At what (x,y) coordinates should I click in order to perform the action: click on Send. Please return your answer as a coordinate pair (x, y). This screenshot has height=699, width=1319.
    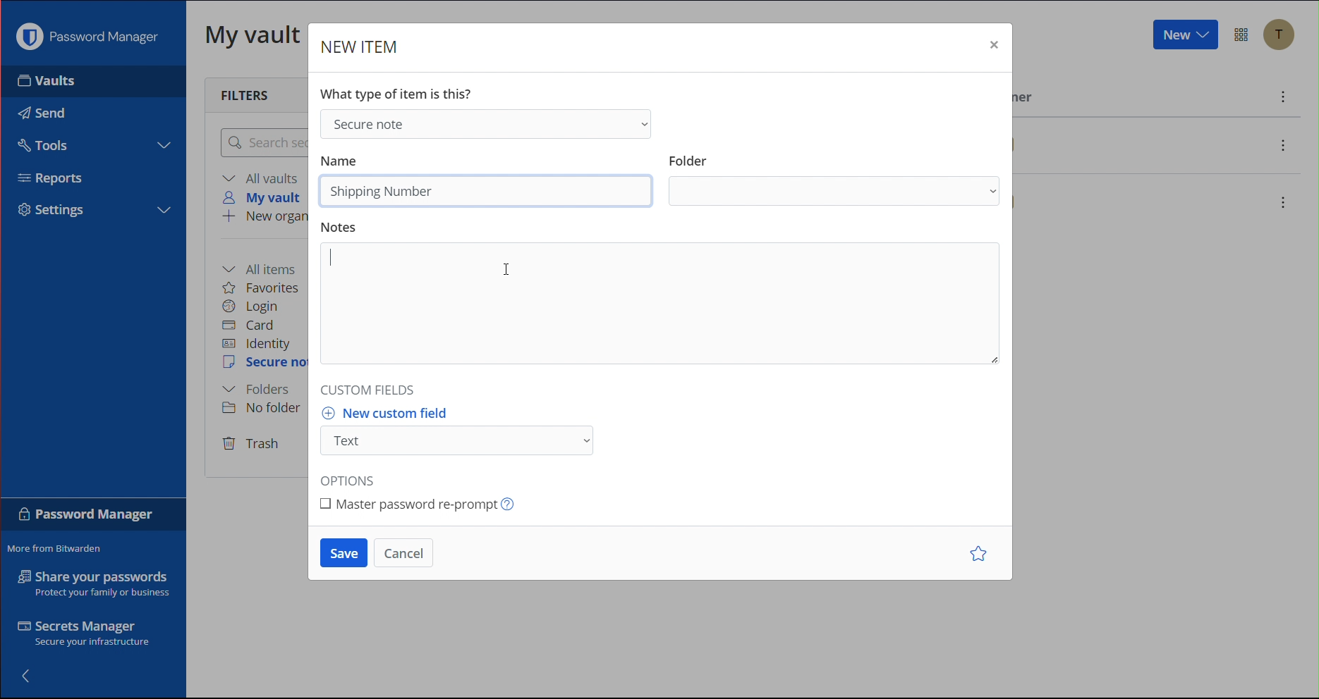
    Looking at the image, I should click on (42, 113).